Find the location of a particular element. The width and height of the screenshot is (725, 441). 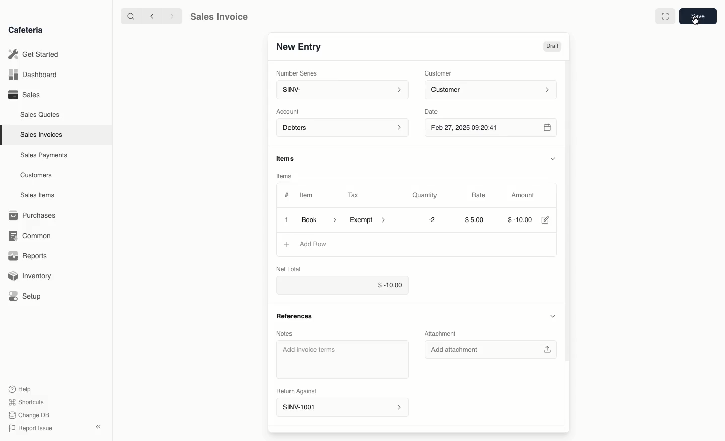

Exempt > is located at coordinates (370, 220).